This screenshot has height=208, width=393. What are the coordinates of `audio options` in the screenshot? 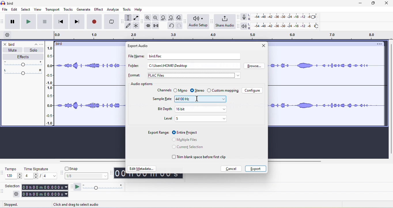 It's located at (141, 84).